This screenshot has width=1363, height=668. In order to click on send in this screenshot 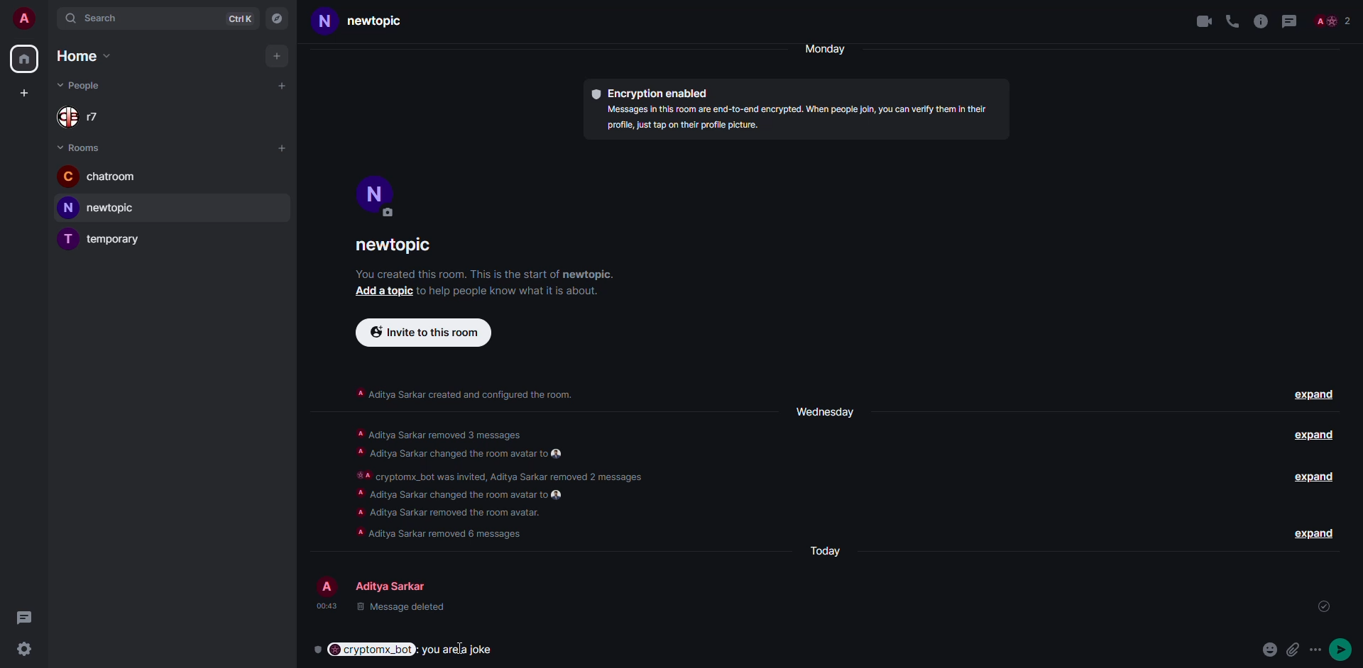, I will do `click(1345, 648)`.